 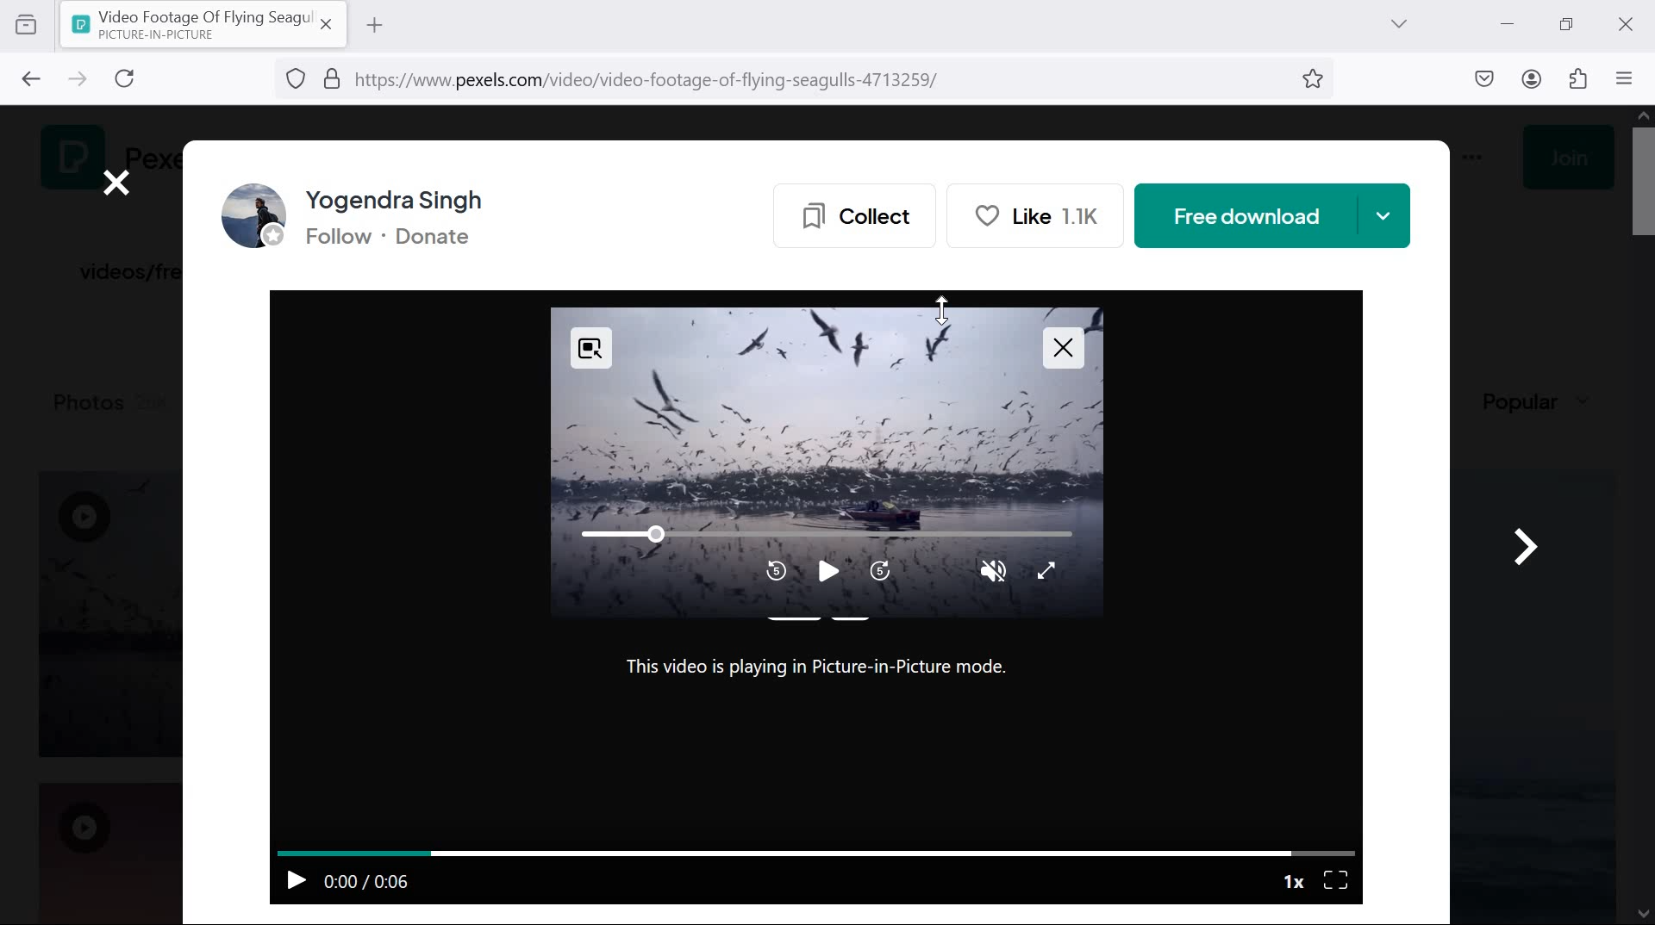 What do you see at coordinates (823, 465) in the screenshot?
I see `video playing in picture-in-picture mode` at bounding box center [823, 465].